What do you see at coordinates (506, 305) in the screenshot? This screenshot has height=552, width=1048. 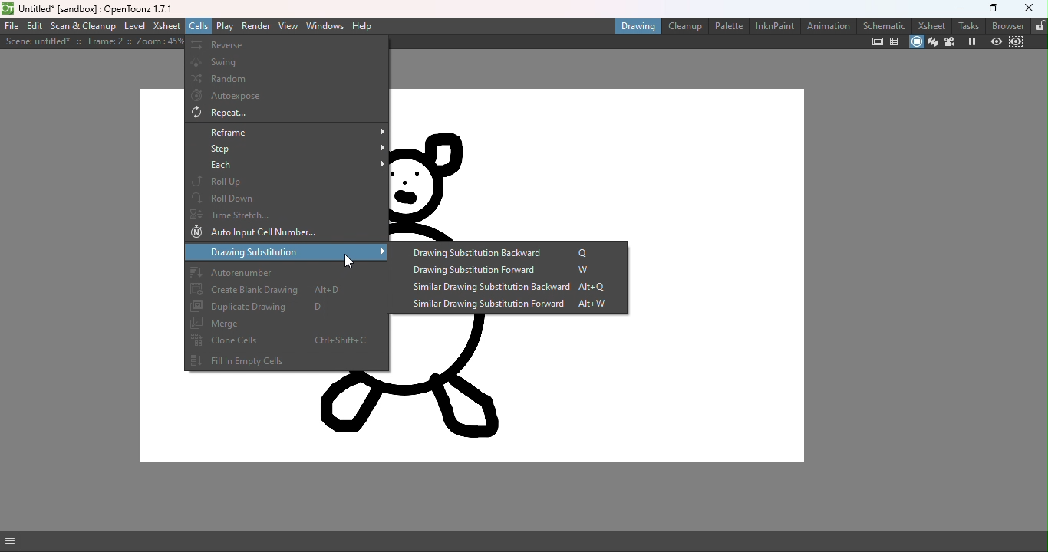 I see `Similar drawing substitution forward` at bounding box center [506, 305].